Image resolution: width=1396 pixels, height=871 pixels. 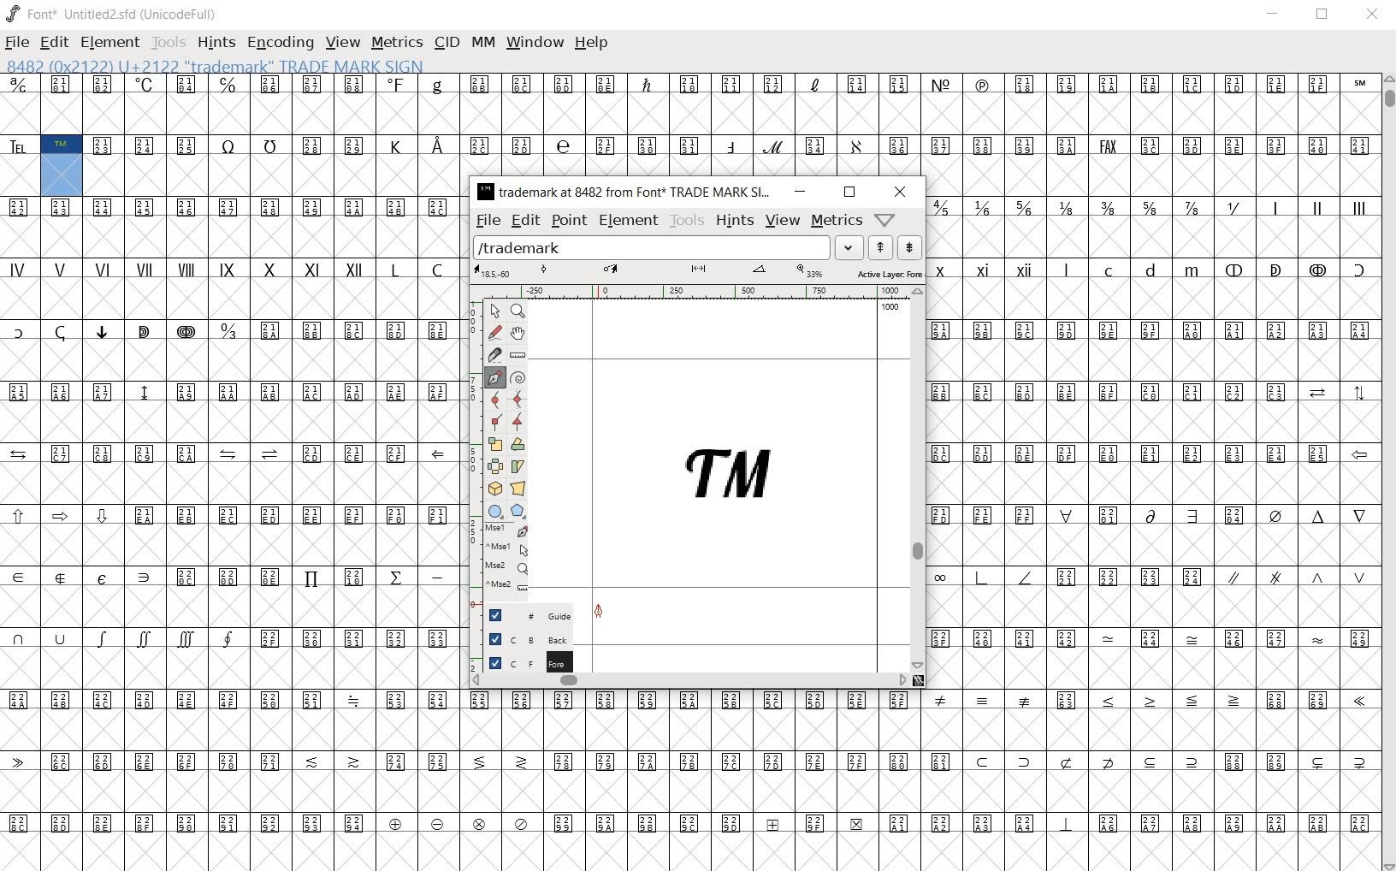 What do you see at coordinates (885, 217) in the screenshot?
I see `Help/Window` at bounding box center [885, 217].